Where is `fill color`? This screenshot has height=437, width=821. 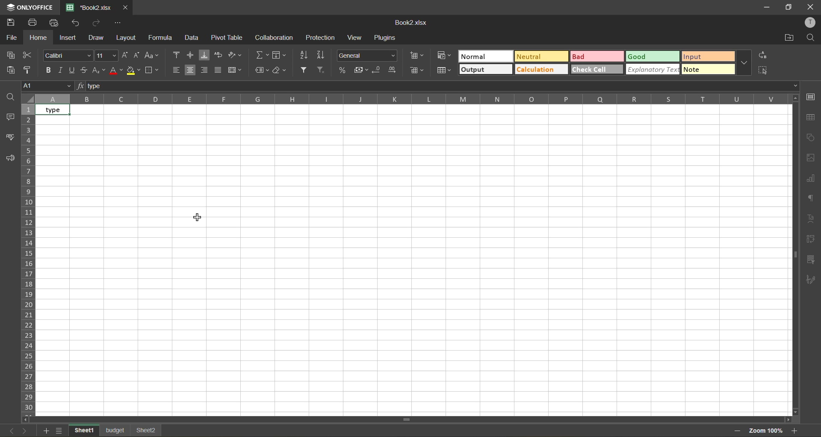
fill color is located at coordinates (134, 71).